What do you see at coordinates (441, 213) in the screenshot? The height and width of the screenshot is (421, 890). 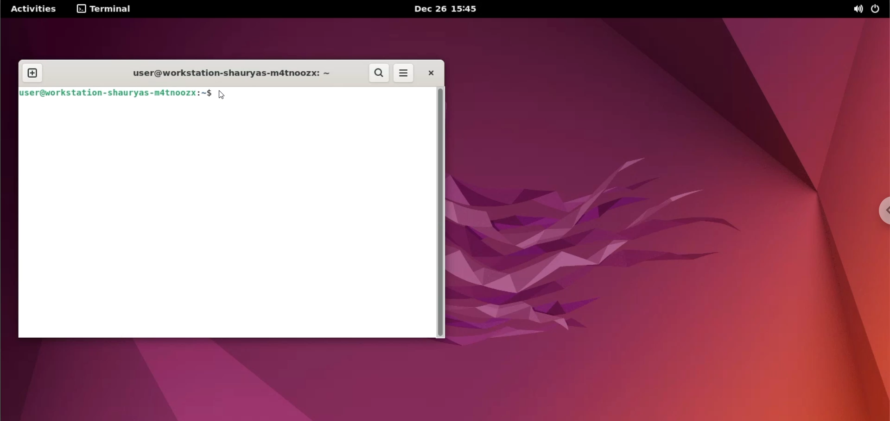 I see `scrollbar` at bounding box center [441, 213].